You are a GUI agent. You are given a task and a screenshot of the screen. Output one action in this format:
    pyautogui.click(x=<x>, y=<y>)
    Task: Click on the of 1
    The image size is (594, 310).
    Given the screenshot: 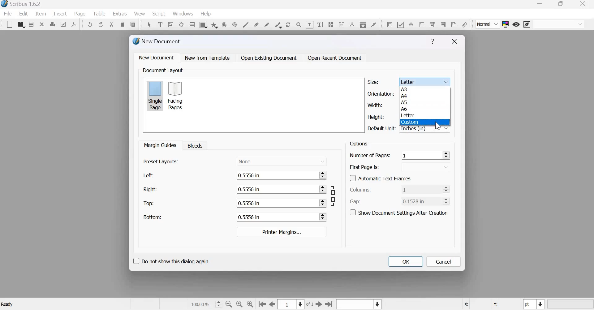 What is the action you would take?
    pyautogui.click(x=310, y=304)
    